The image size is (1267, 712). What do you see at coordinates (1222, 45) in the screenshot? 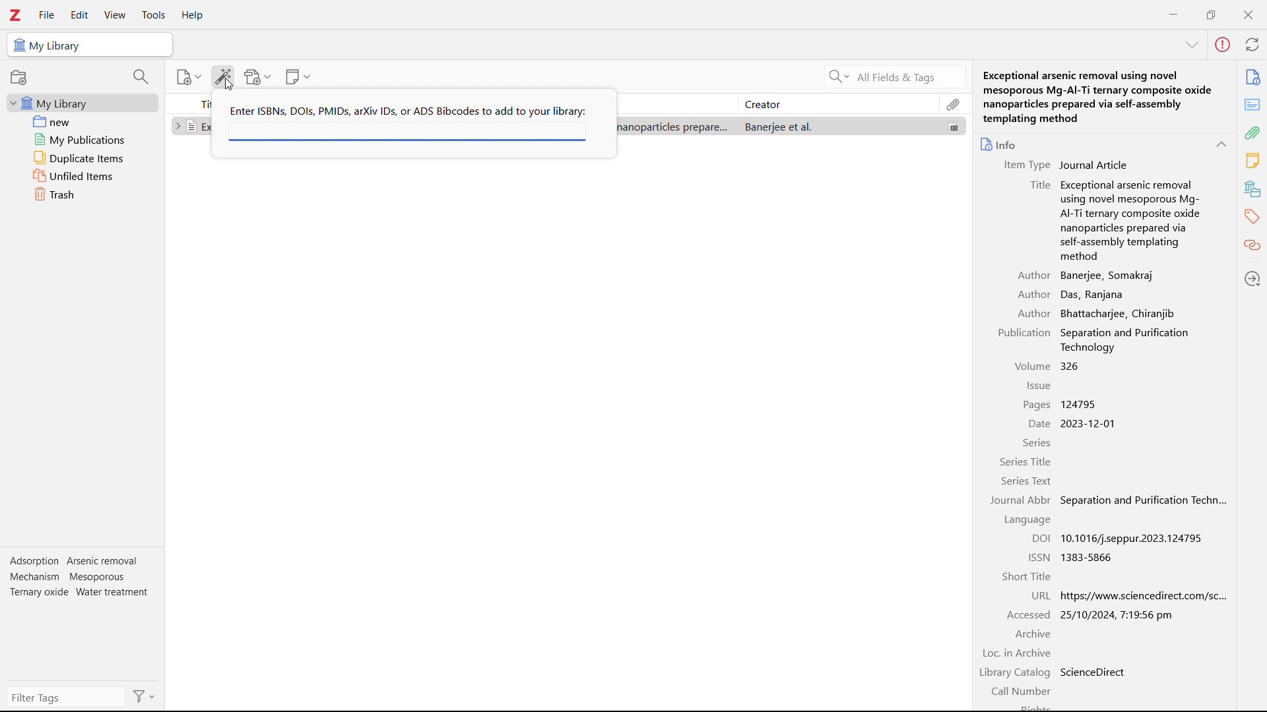
I see `error in sync` at bounding box center [1222, 45].